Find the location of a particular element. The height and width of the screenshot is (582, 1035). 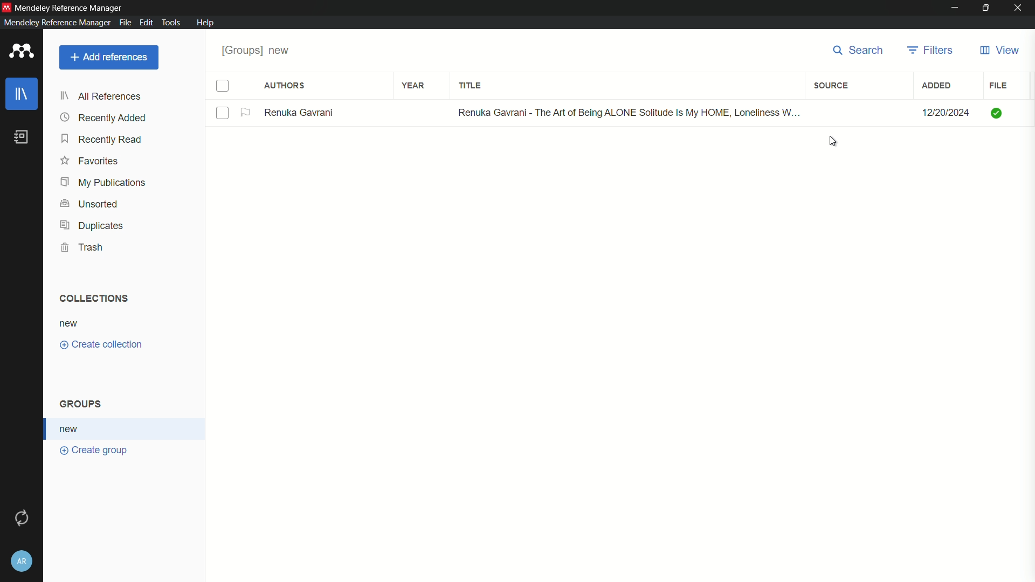

tools is located at coordinates (171, 23).